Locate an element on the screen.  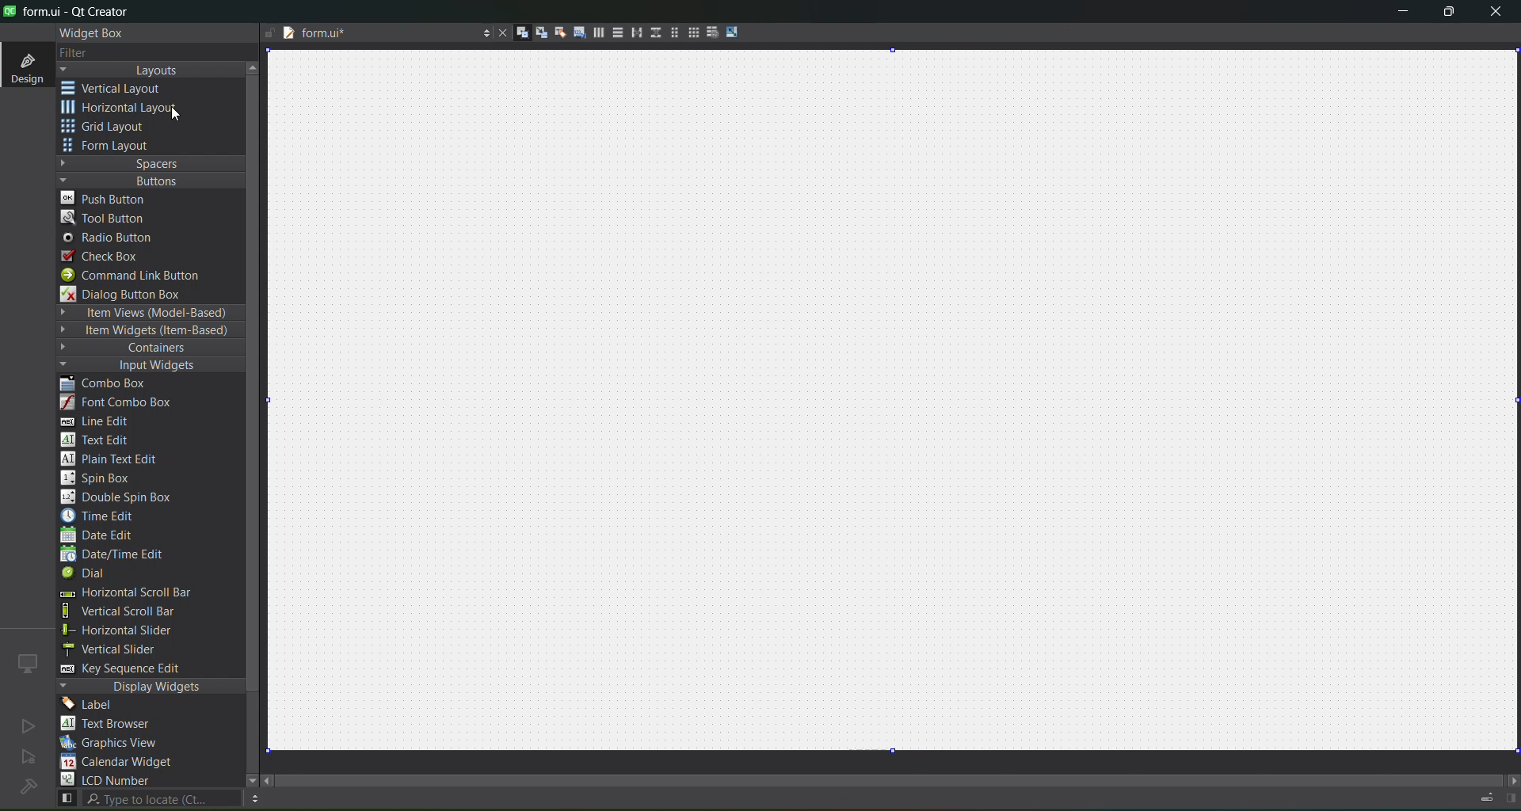
search is located at coordinates (147, 799).